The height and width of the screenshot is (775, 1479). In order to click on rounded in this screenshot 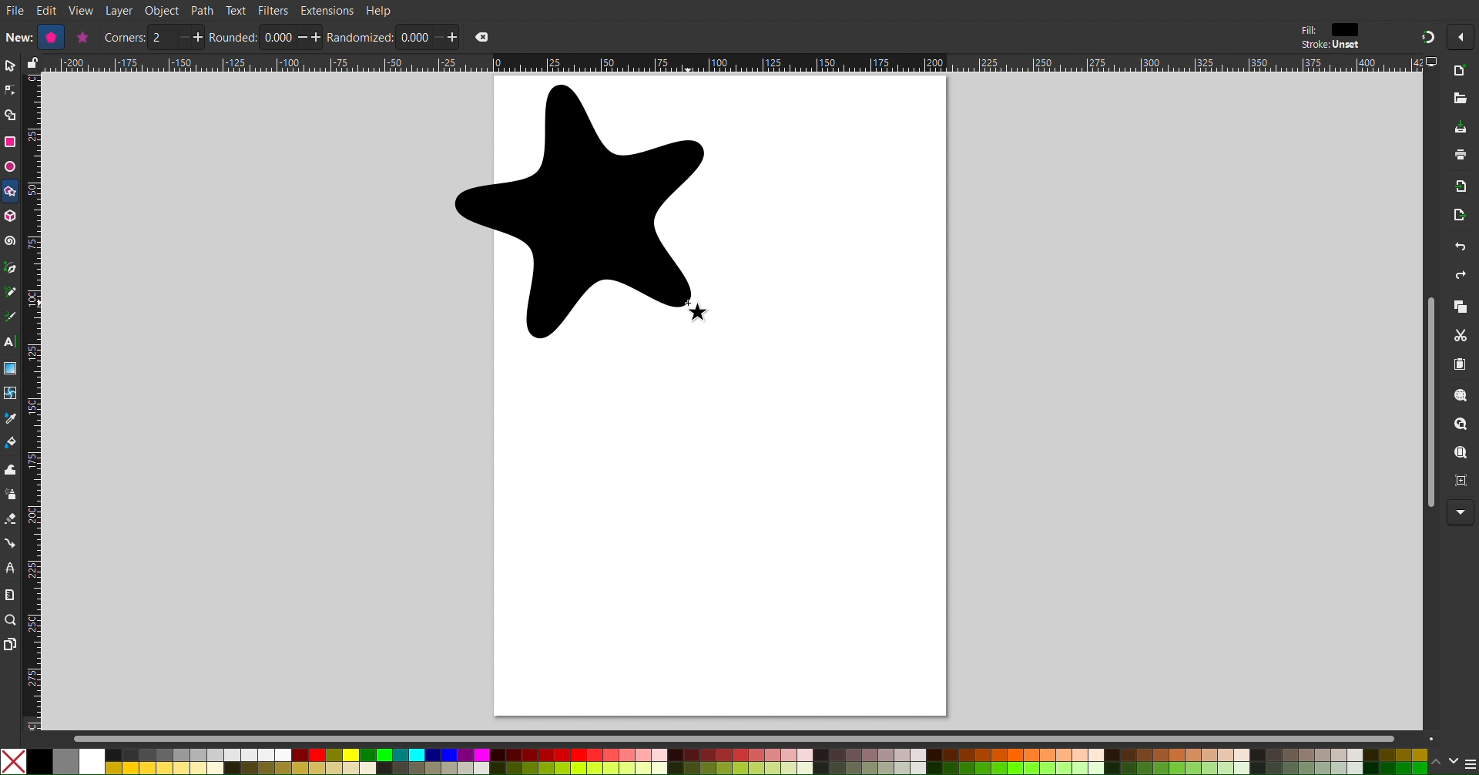, I will do `click(233, 37)`.